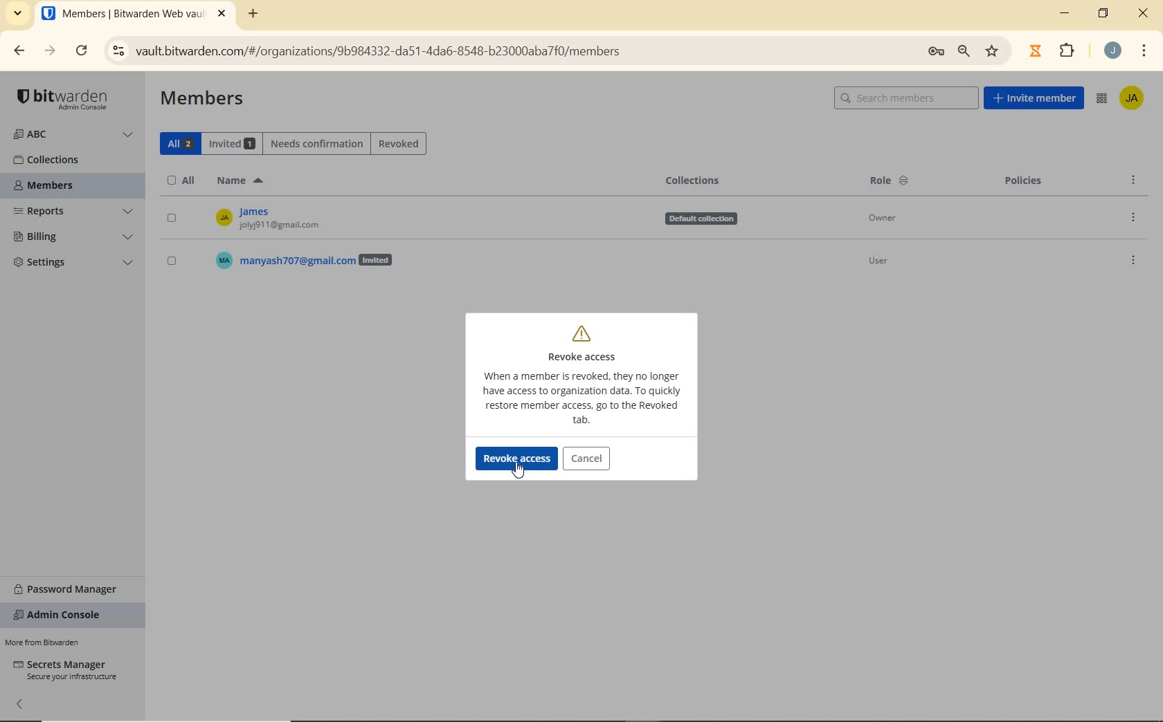 The image size is (1163, 722). What do you see at coordinates (202, 100) in the screenshot?
I see `MEMBERS` at bounding box center [202, 100].